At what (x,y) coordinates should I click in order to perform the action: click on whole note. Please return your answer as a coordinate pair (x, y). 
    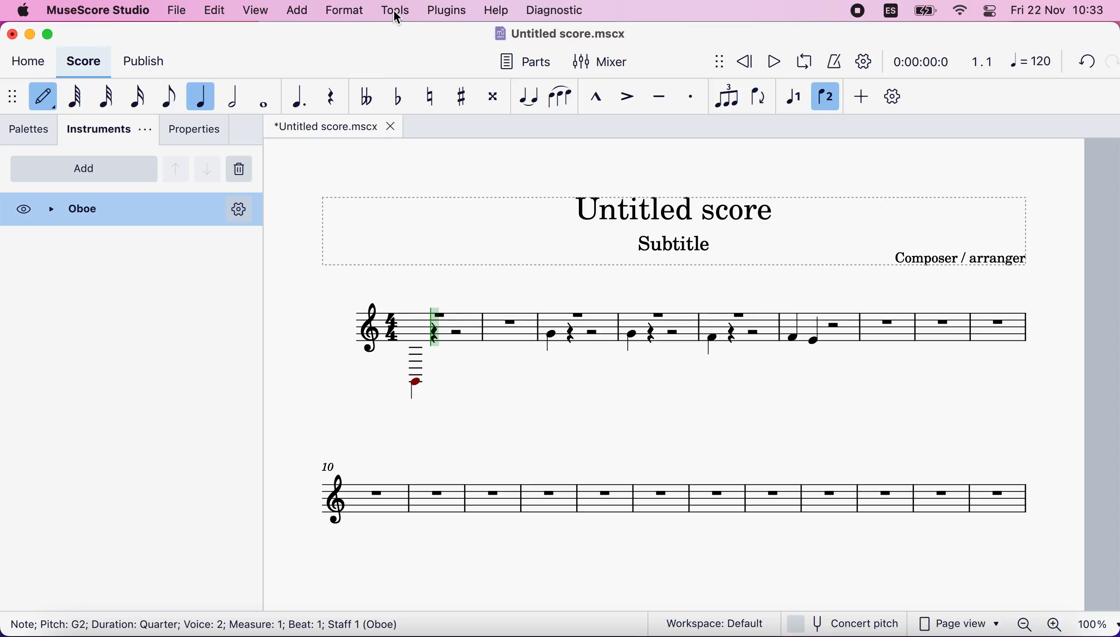
    Looking at the image, I should click on (264, 96).